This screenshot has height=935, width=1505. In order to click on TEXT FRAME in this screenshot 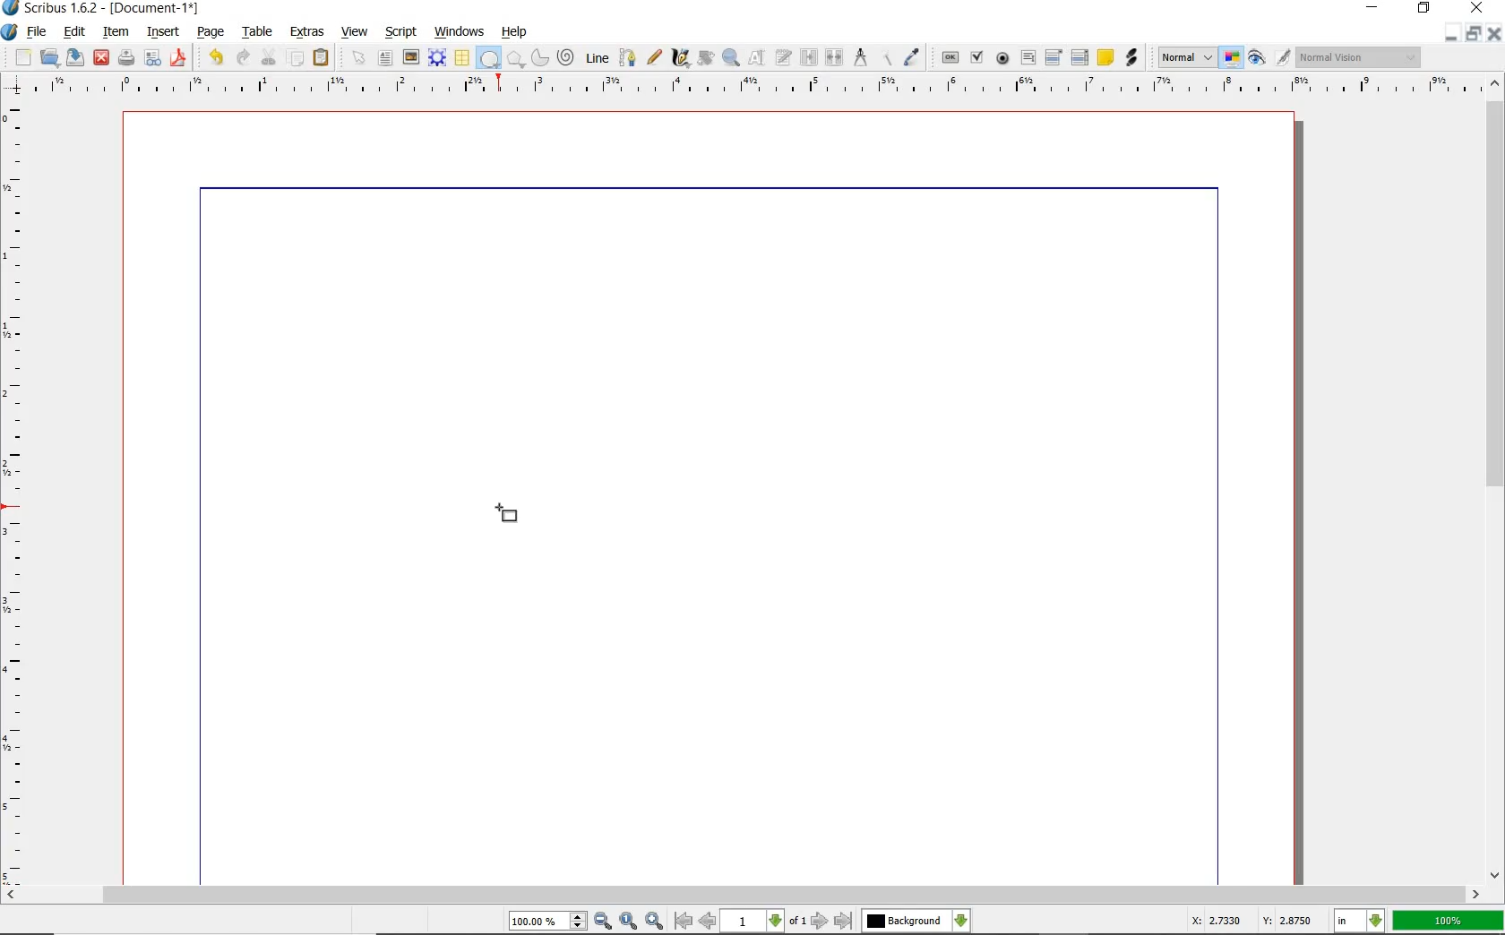, I will do `click(385, 57)`.